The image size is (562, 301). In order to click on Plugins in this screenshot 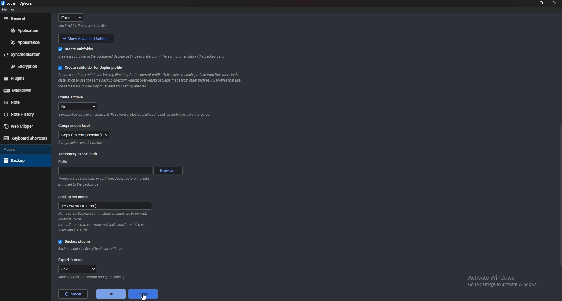, I will do `click(23, 78)`.